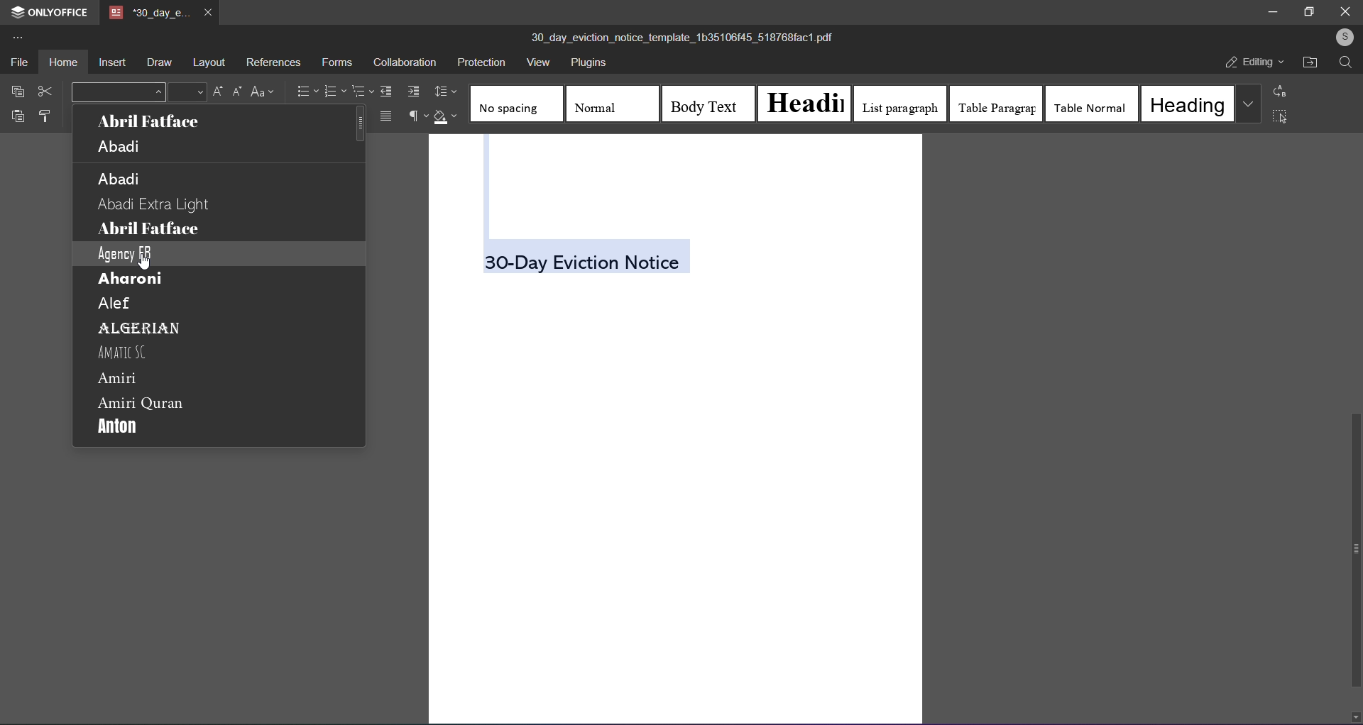 The height and width of the screenshot is (725, 1363). What do you see at coordinates (239, 91) in the screenshot?
I see `Decrease Font Size` at bounding box center [239, 91].